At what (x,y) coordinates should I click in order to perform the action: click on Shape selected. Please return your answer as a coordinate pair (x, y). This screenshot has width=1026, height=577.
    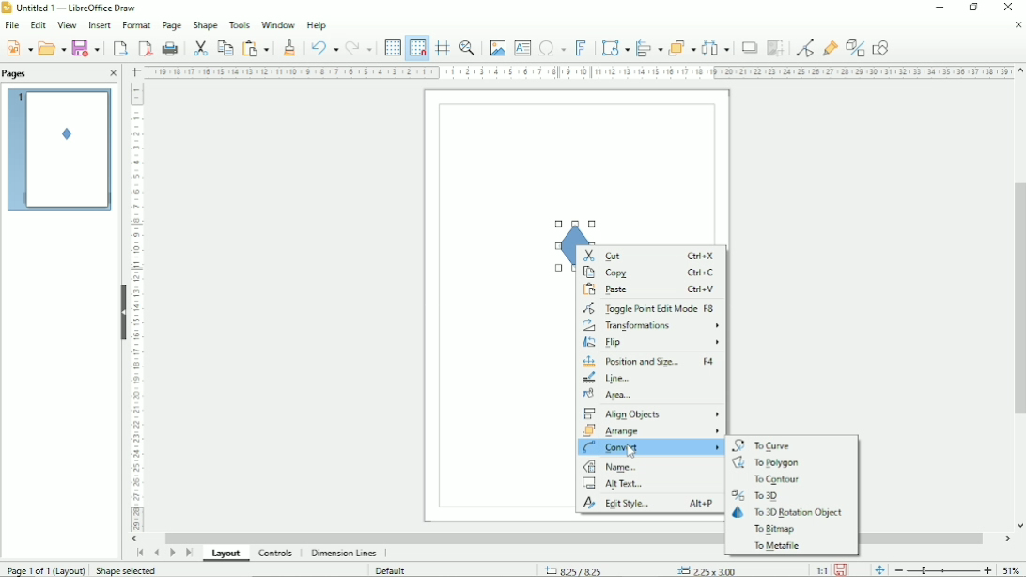
    Looking at the image, I should click on (125, 569).